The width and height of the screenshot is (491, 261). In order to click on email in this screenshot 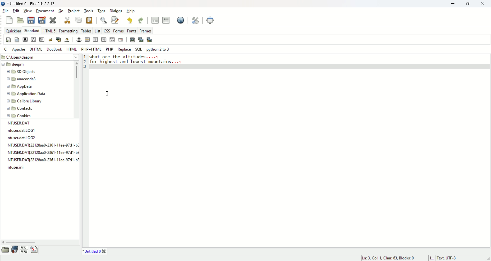, I will do `click(121, 40)`.